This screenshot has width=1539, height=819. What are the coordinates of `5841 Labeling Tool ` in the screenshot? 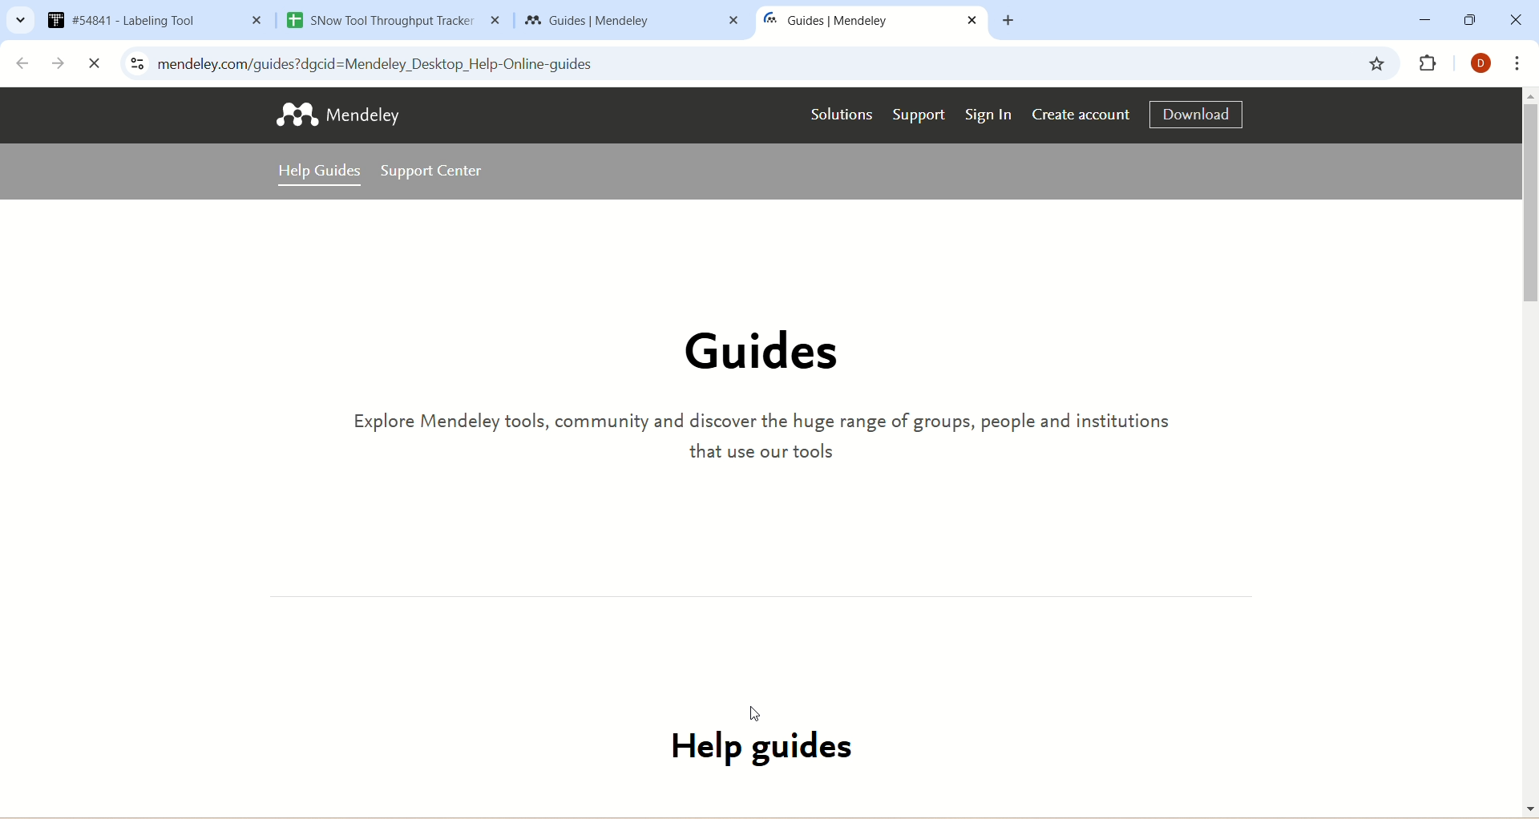 It's located at (153, 22).